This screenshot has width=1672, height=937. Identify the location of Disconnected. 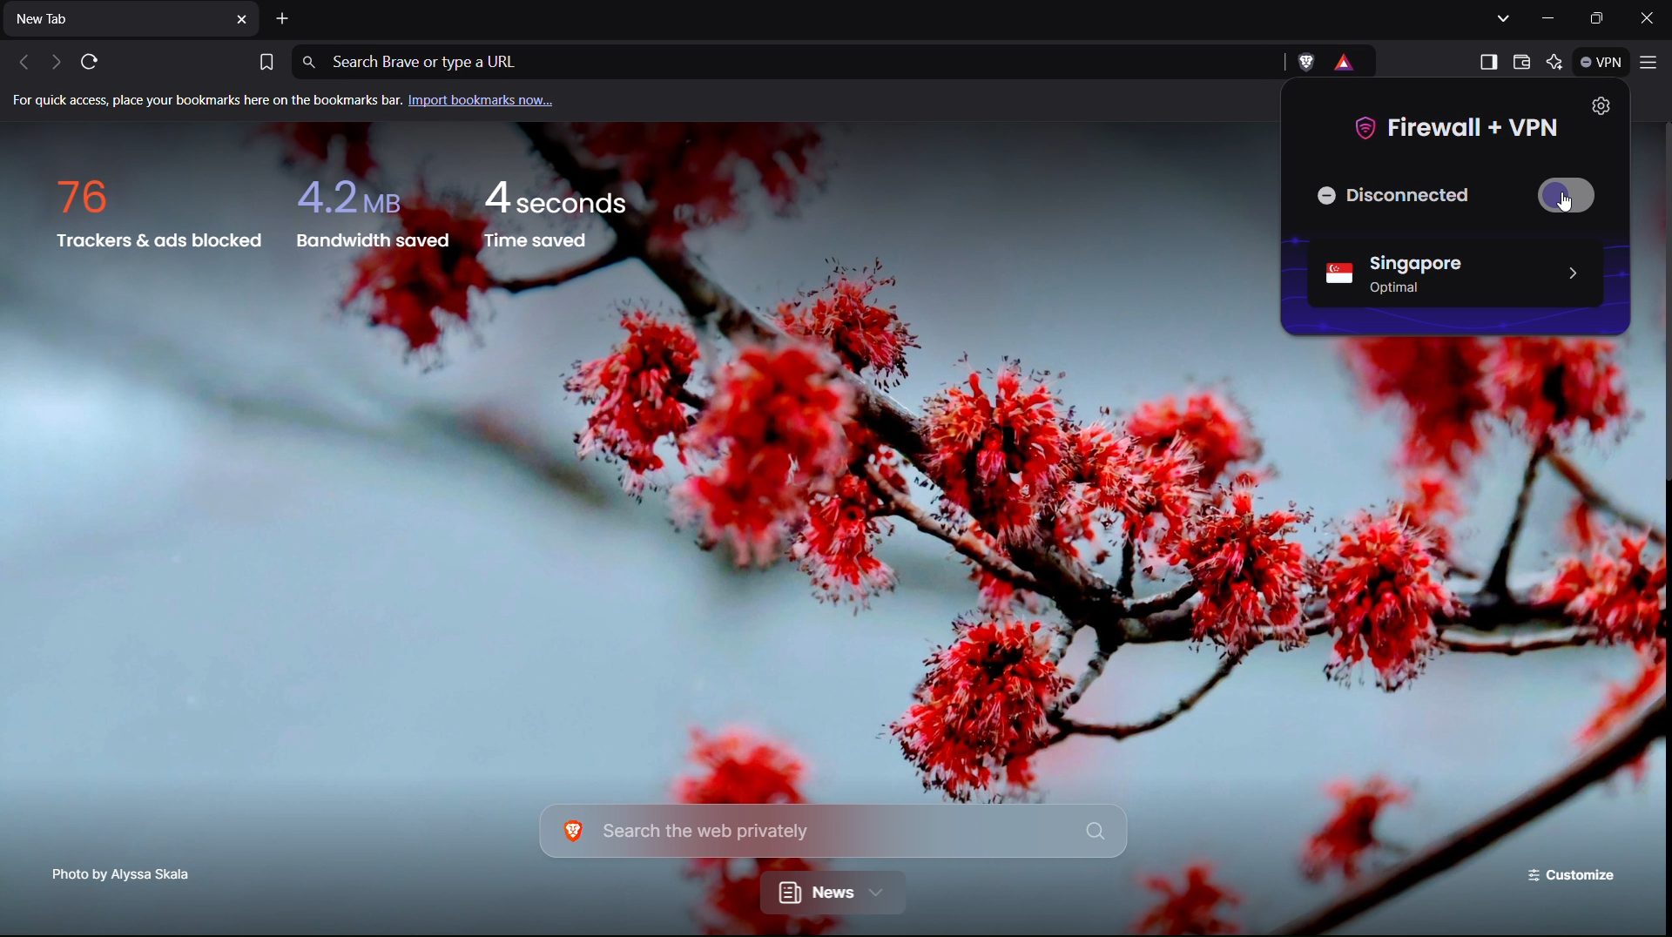
(1403, 194).